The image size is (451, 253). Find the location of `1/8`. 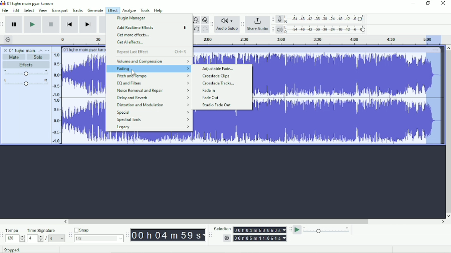

1/8 is located at coordinates (100, 238).